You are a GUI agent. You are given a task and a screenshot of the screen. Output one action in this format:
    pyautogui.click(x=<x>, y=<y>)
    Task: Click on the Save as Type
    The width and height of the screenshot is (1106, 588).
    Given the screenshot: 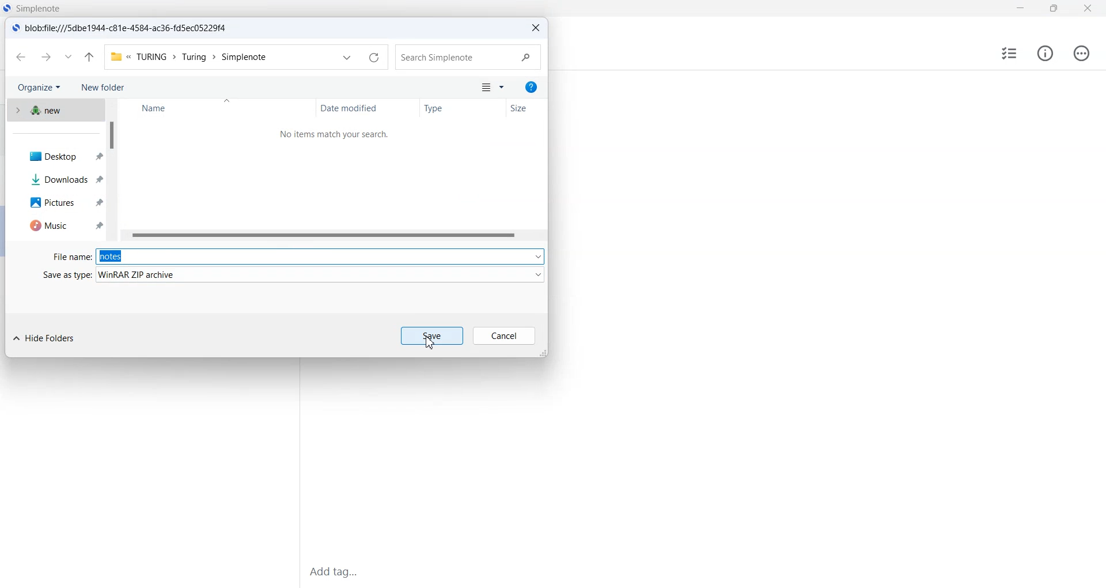 What is the action you would take?
    pyautogui.click(x=65, y=276)
    